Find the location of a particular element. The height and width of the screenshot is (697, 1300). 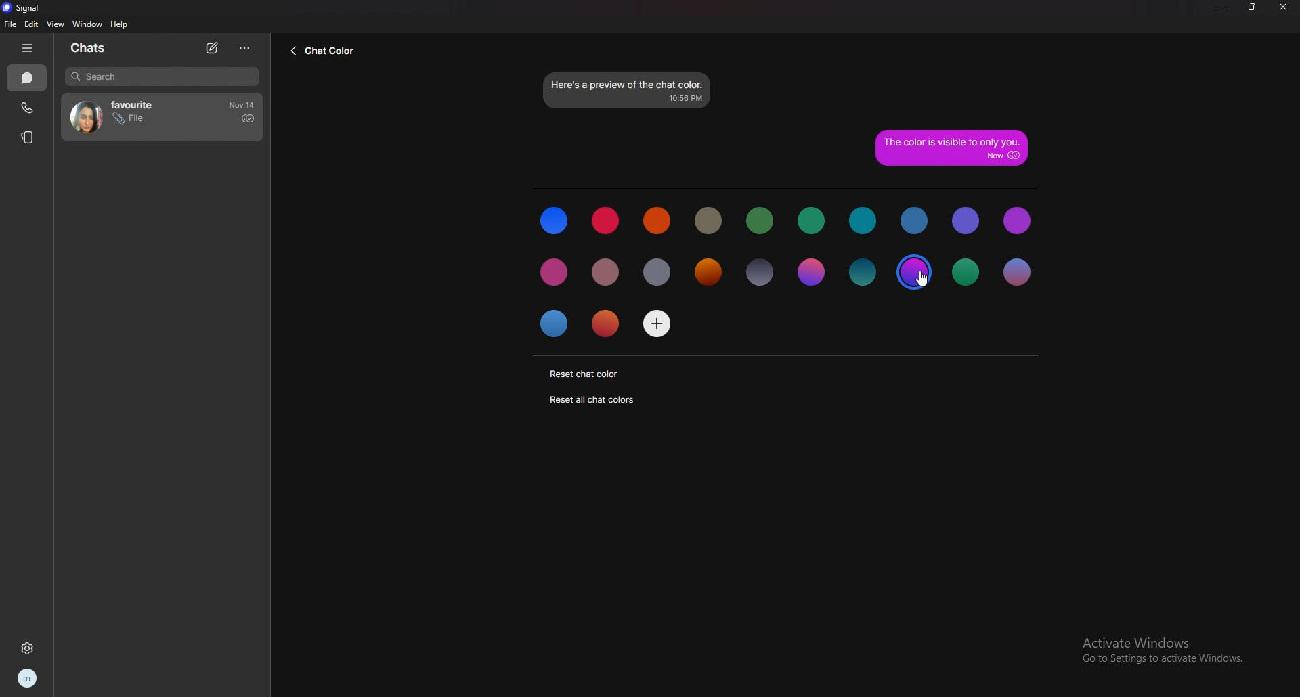

minimize is located at coordinates (1220, 7).